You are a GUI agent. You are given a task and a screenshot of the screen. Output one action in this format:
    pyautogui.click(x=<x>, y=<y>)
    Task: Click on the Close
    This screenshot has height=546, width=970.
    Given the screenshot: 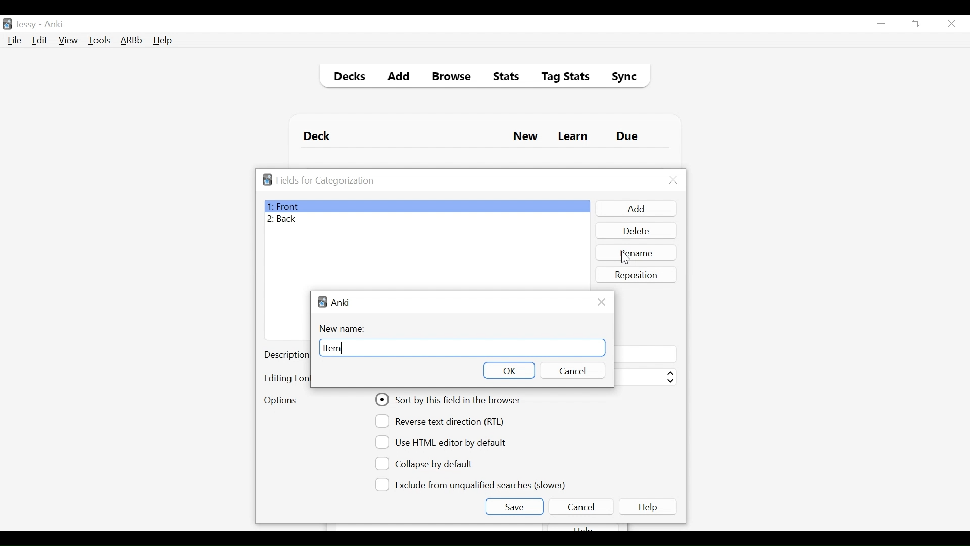 What is the action you would take?
    pyautogui.click(x=673, y=180)
    